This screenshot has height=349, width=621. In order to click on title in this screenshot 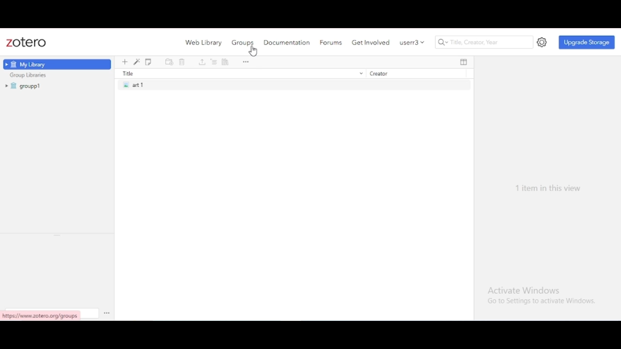, I will do `click(241, 73)`.